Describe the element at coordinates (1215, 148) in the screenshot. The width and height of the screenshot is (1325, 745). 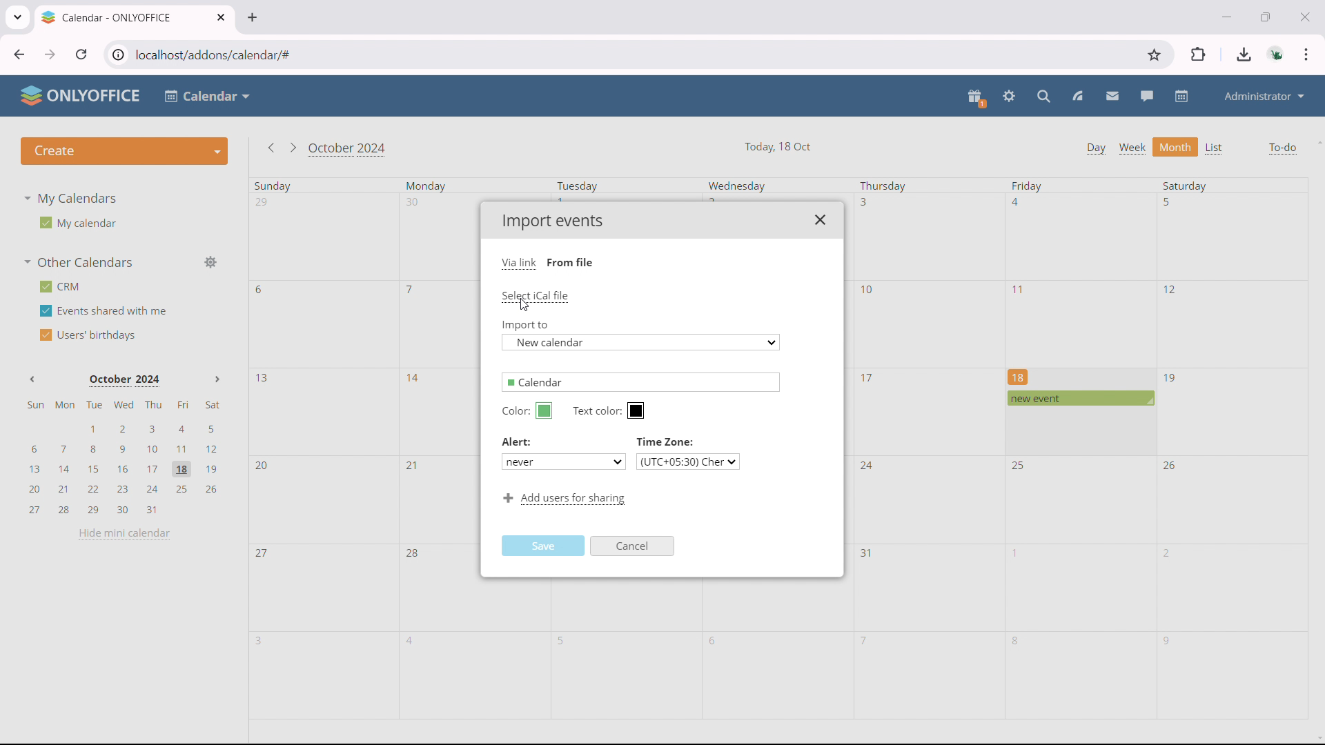
I see `list` at that location.